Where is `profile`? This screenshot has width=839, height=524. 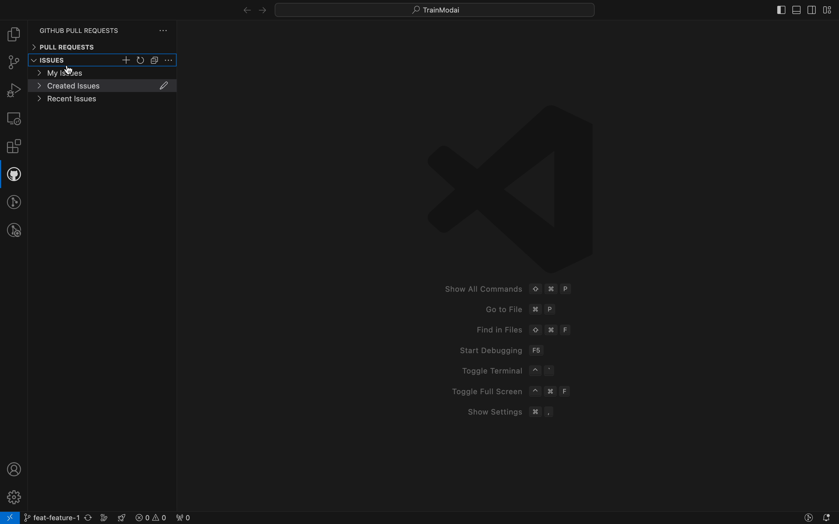 profile is located at coordinates (12, 469).